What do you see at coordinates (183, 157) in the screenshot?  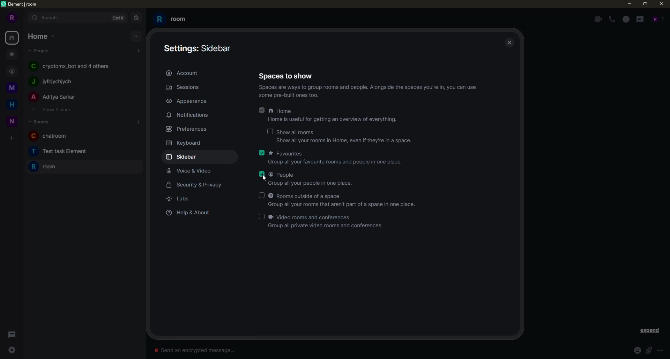 I see `sidebar` at bounding box center [183, 157].